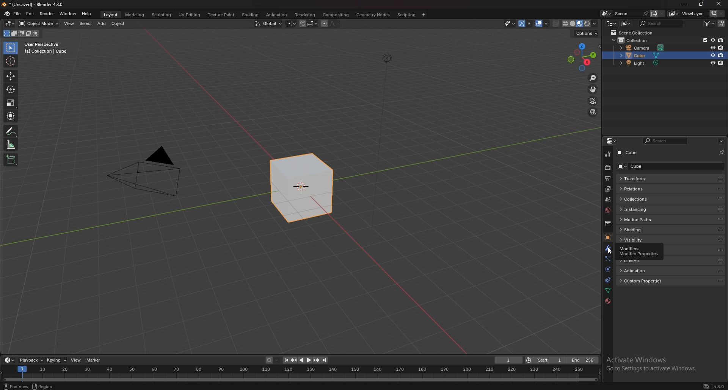 The image size is (728, 390). Describe the element at coordinates (423, 15) in the screenshot. I see `add workspace` at that location.